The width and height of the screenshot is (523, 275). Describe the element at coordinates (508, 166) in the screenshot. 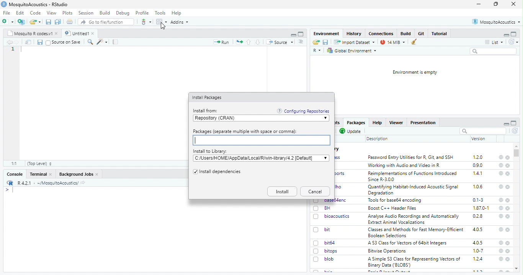

I see `close` at that location.